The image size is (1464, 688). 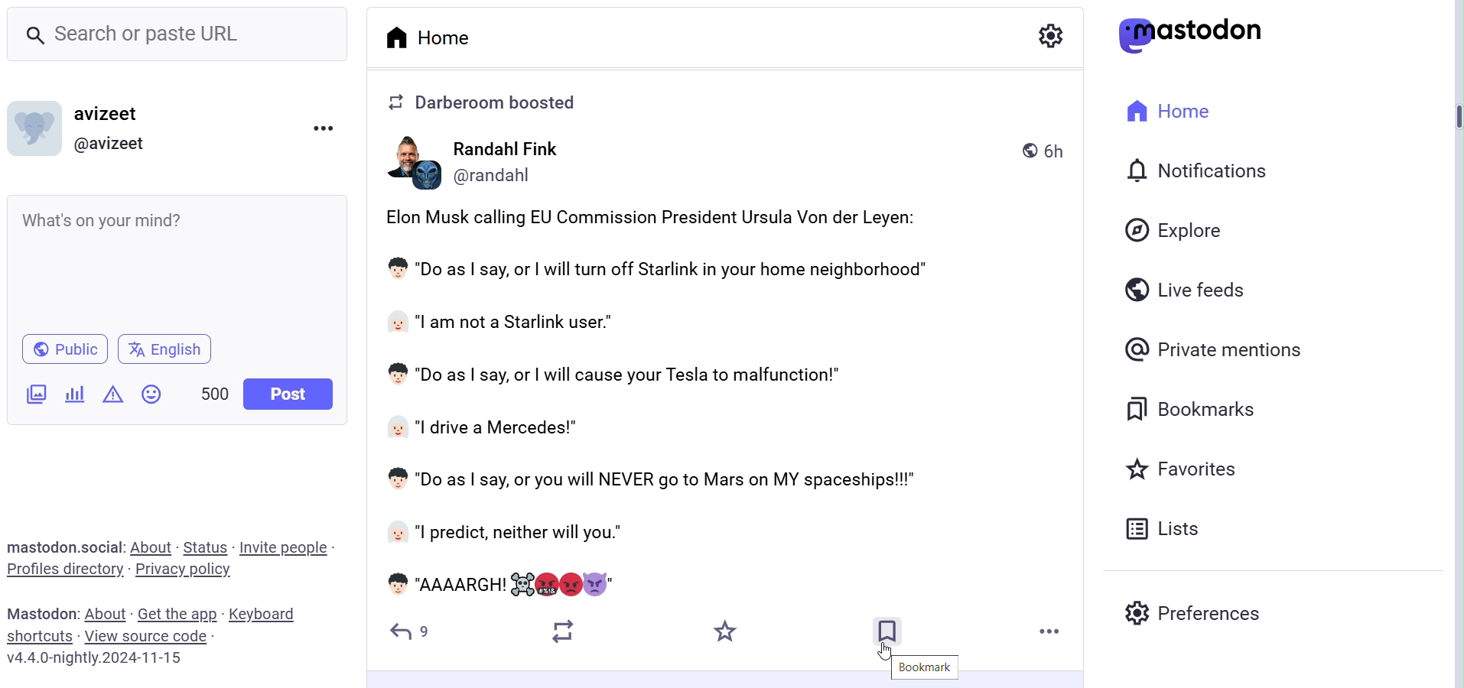 What do you see at coordinates (105, 112) in the screenshot?
I see `Profile Name` at bounding box center [105, 112].